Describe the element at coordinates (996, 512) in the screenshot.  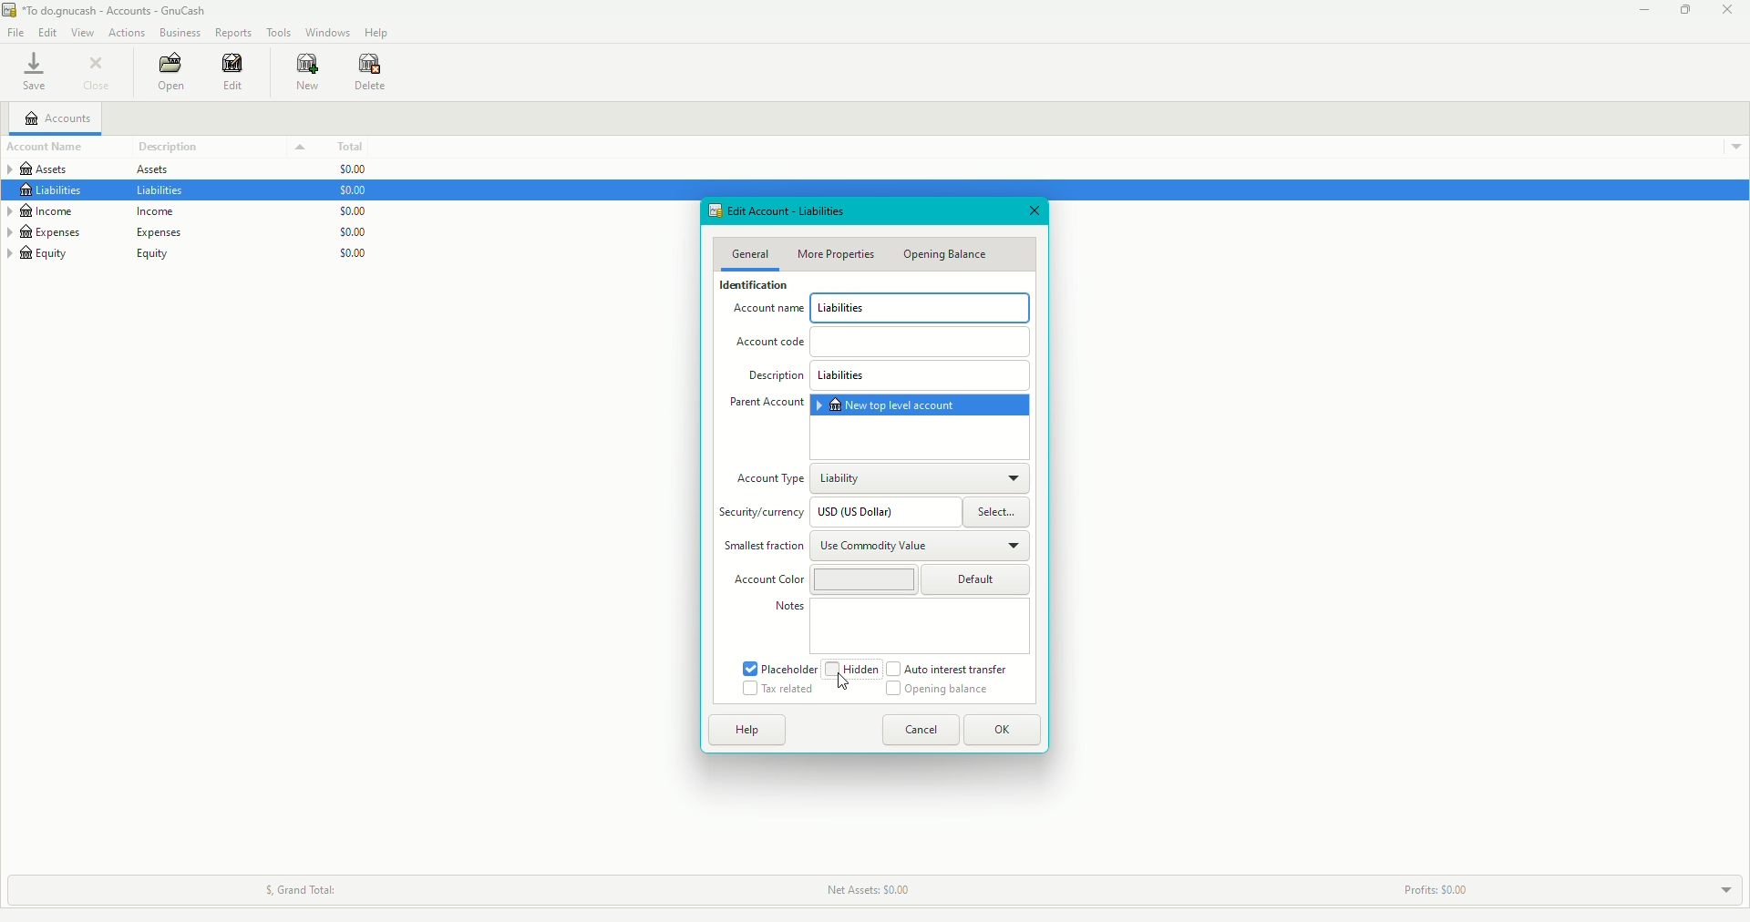
I see `Select` at that location.